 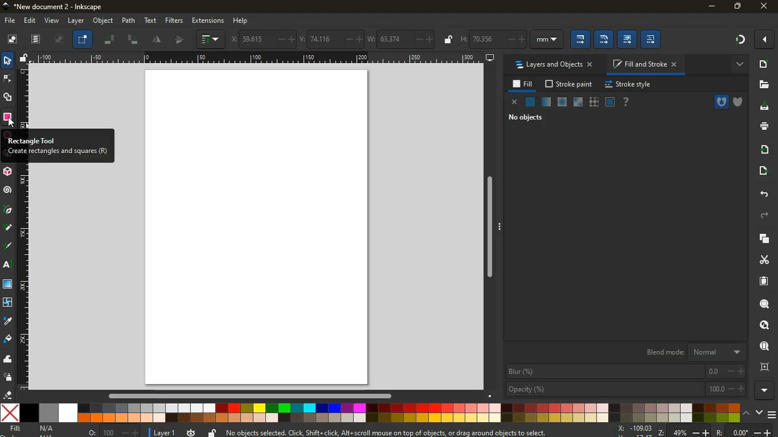 What do you see at coordinates (571, 84) in the screenshot?
I see `stroke paint` at bounding box center [571, 84].